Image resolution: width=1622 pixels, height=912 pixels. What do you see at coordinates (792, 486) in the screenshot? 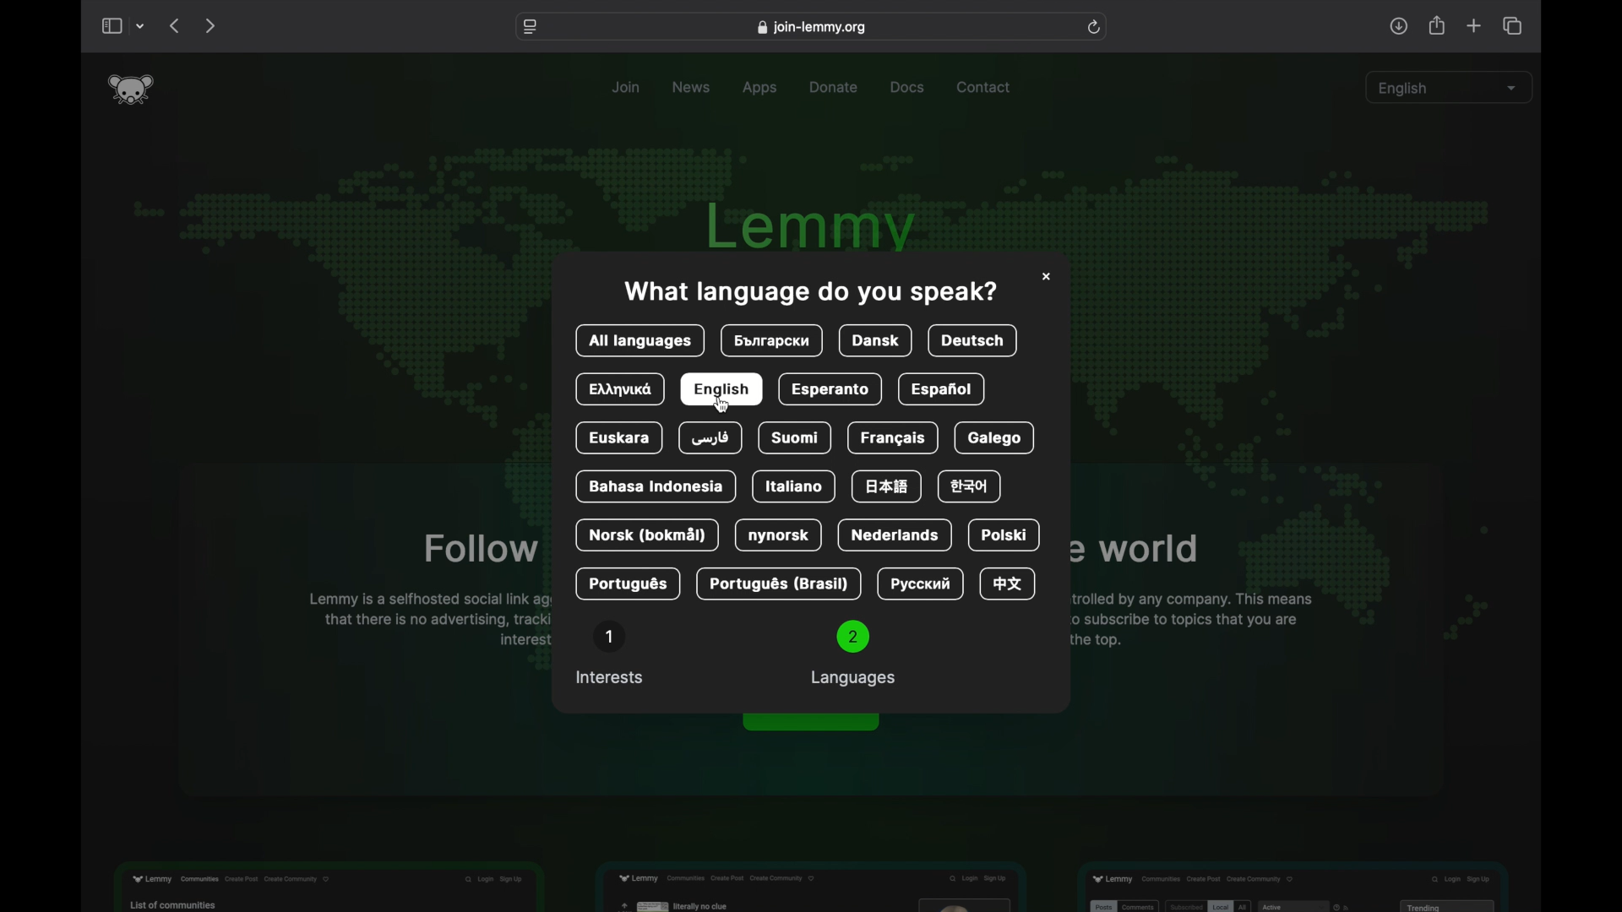
I see `italiano` at bounding box center [792, 486].